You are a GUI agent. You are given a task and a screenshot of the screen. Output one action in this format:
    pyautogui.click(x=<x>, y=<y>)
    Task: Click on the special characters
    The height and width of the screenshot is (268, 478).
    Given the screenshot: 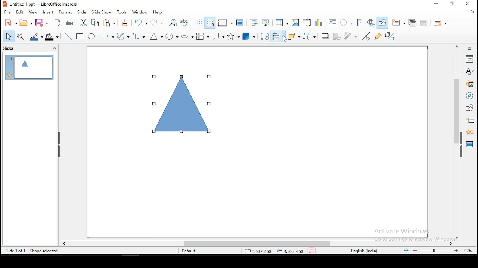 What is the action you would take?
    pyautogui.click(x=345, y=23)
    